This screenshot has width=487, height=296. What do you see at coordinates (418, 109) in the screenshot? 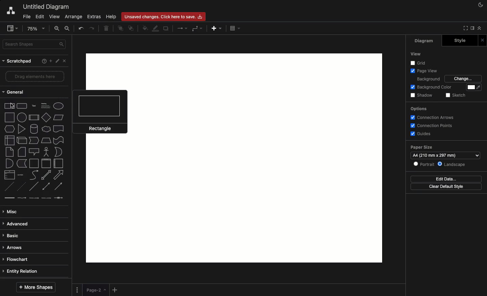
I see `Options` at bounding box center [418, 109].